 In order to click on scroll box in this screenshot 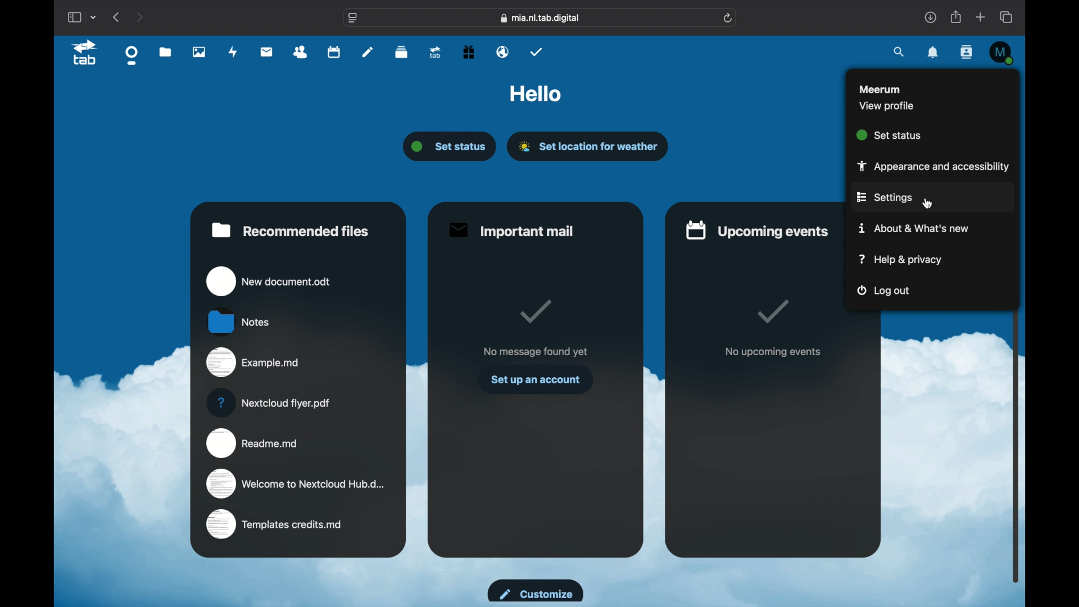, I will do `click(1018, 326)`.